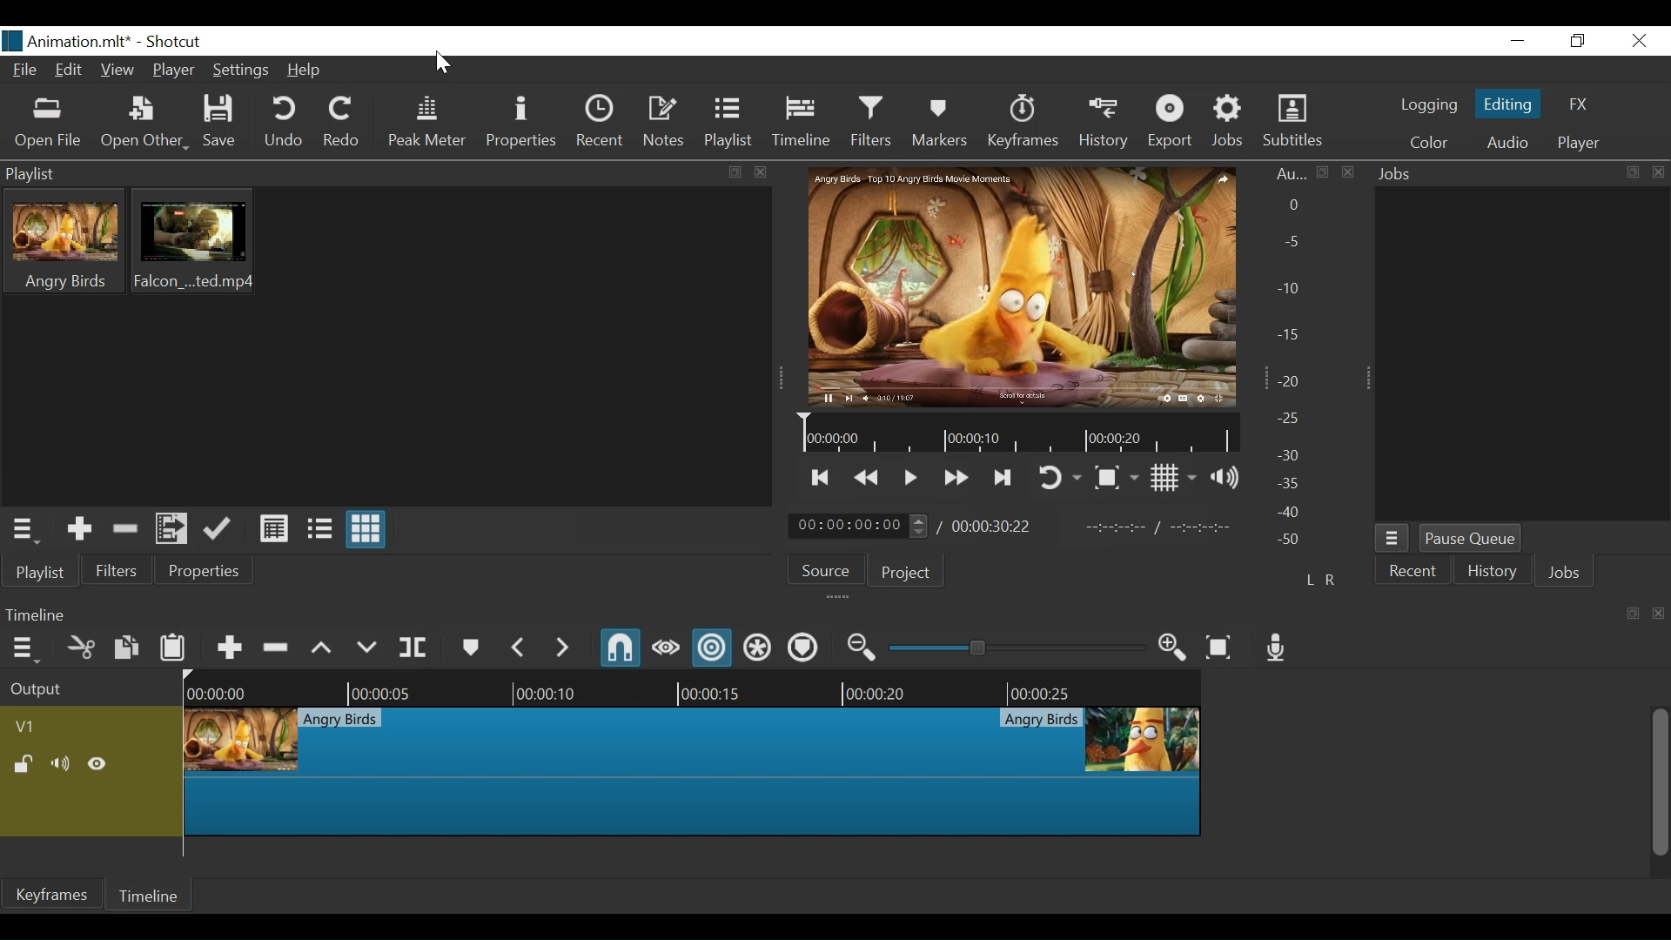 This screenshot has height=940, width=1671. Describe the element at coordinates (24, 69) in the screenshot. I see `File` at that location.